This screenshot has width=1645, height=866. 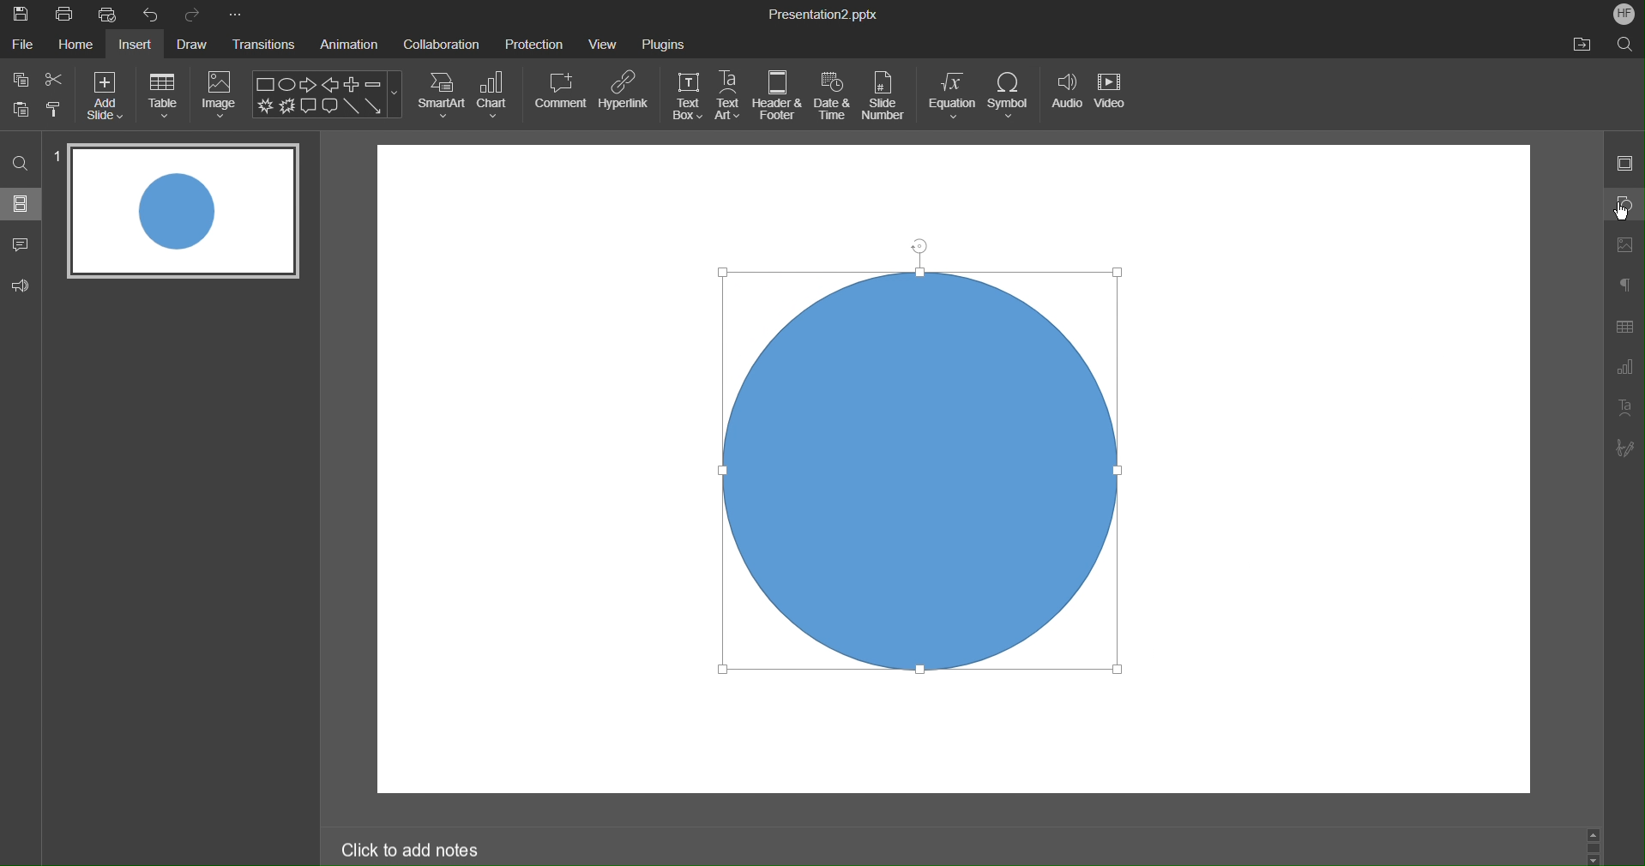 I want to click on workspace, so click(x=542, y=472).